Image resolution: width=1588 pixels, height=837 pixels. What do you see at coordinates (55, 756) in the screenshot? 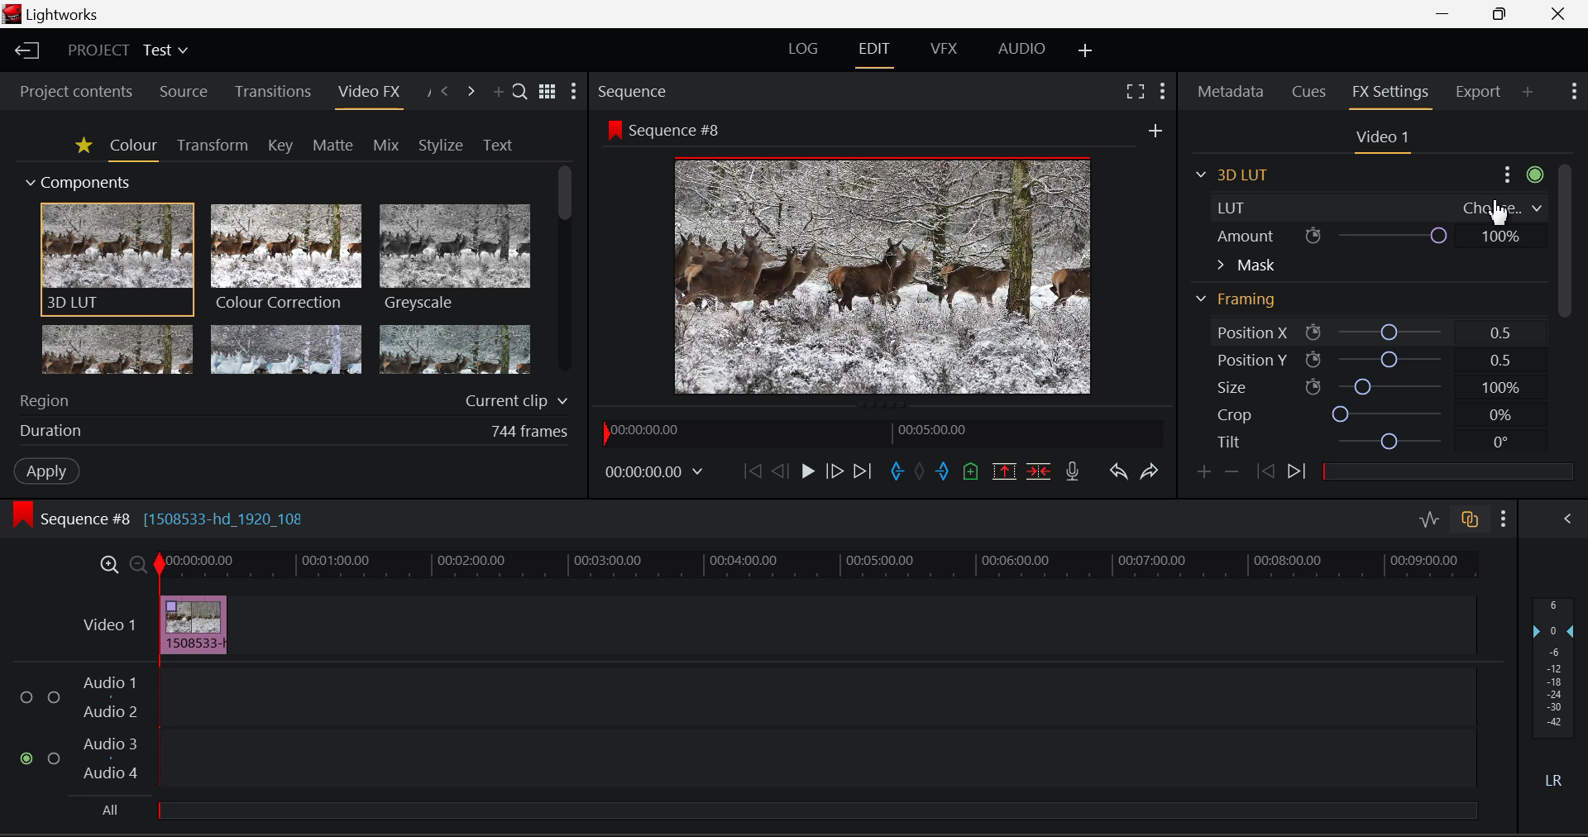
I see `Audio Input Checkbox` at bounding box center [55, 756].